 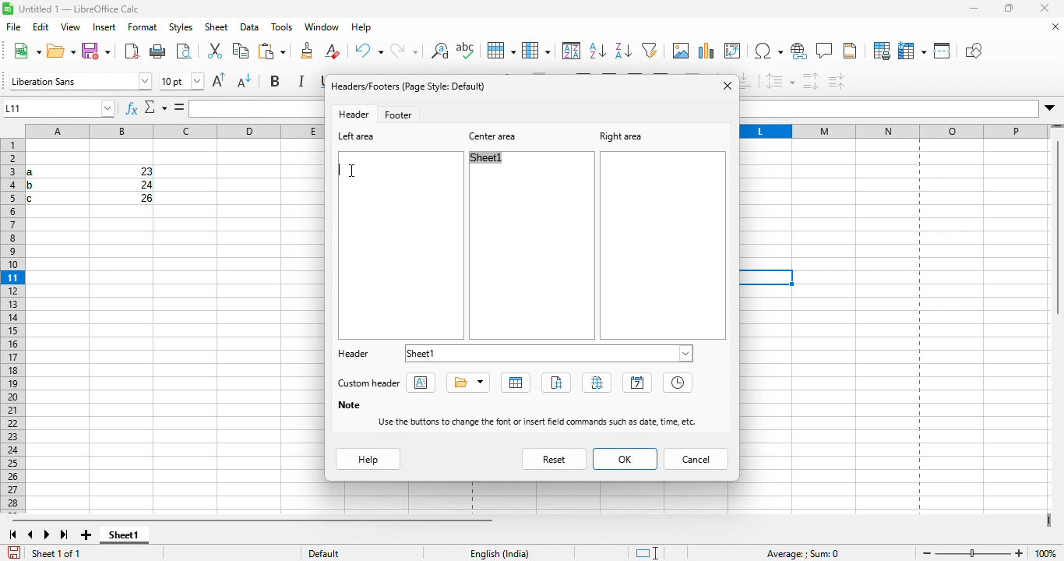 I want to click on show draw function, so click(x=975, y=52).